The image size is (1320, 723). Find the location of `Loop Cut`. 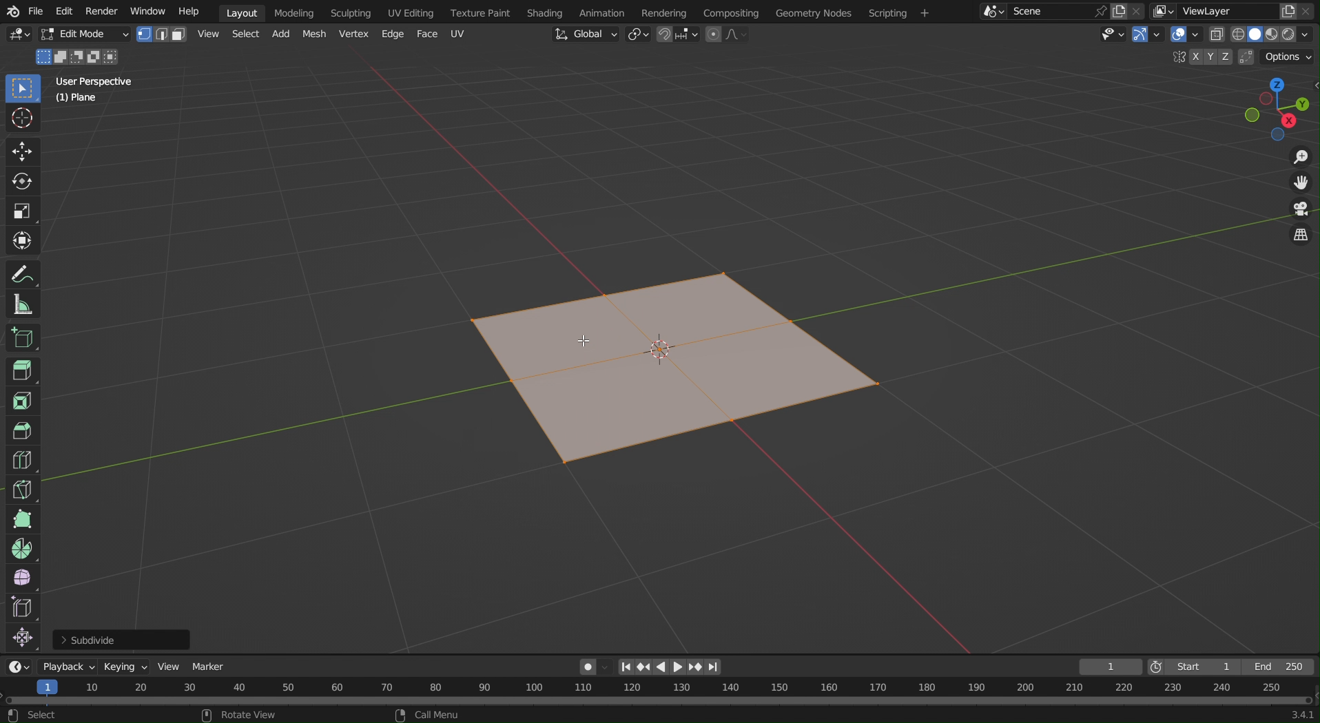

Loop Cut is located at coordinates (21, 461).